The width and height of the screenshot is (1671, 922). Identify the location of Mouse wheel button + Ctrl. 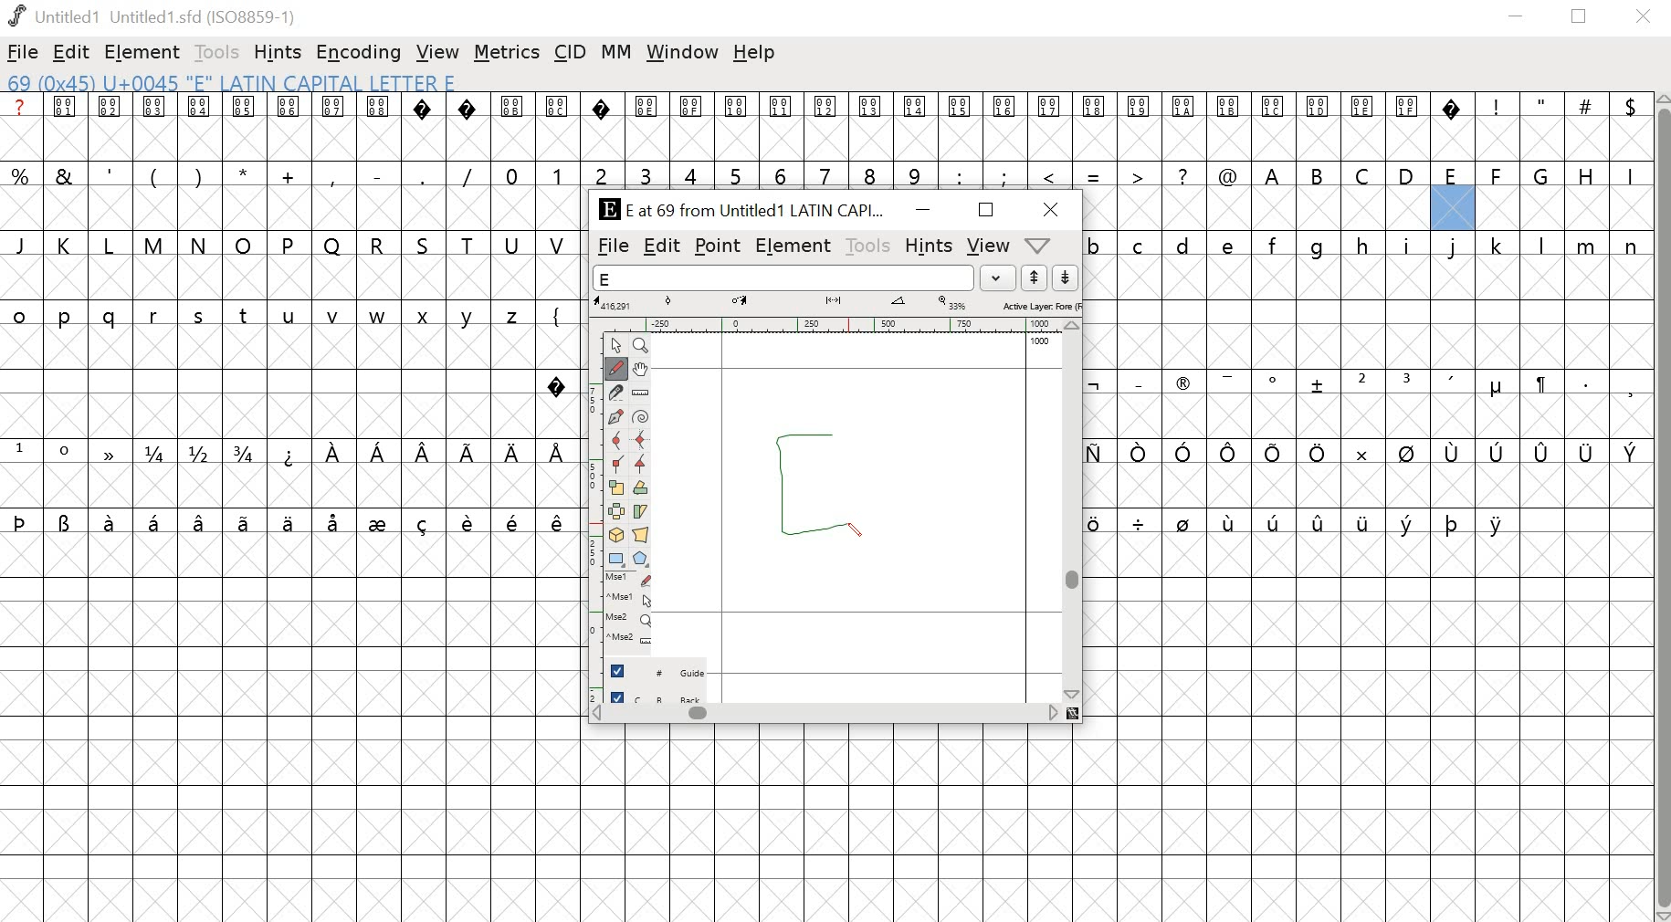
(628, 639).